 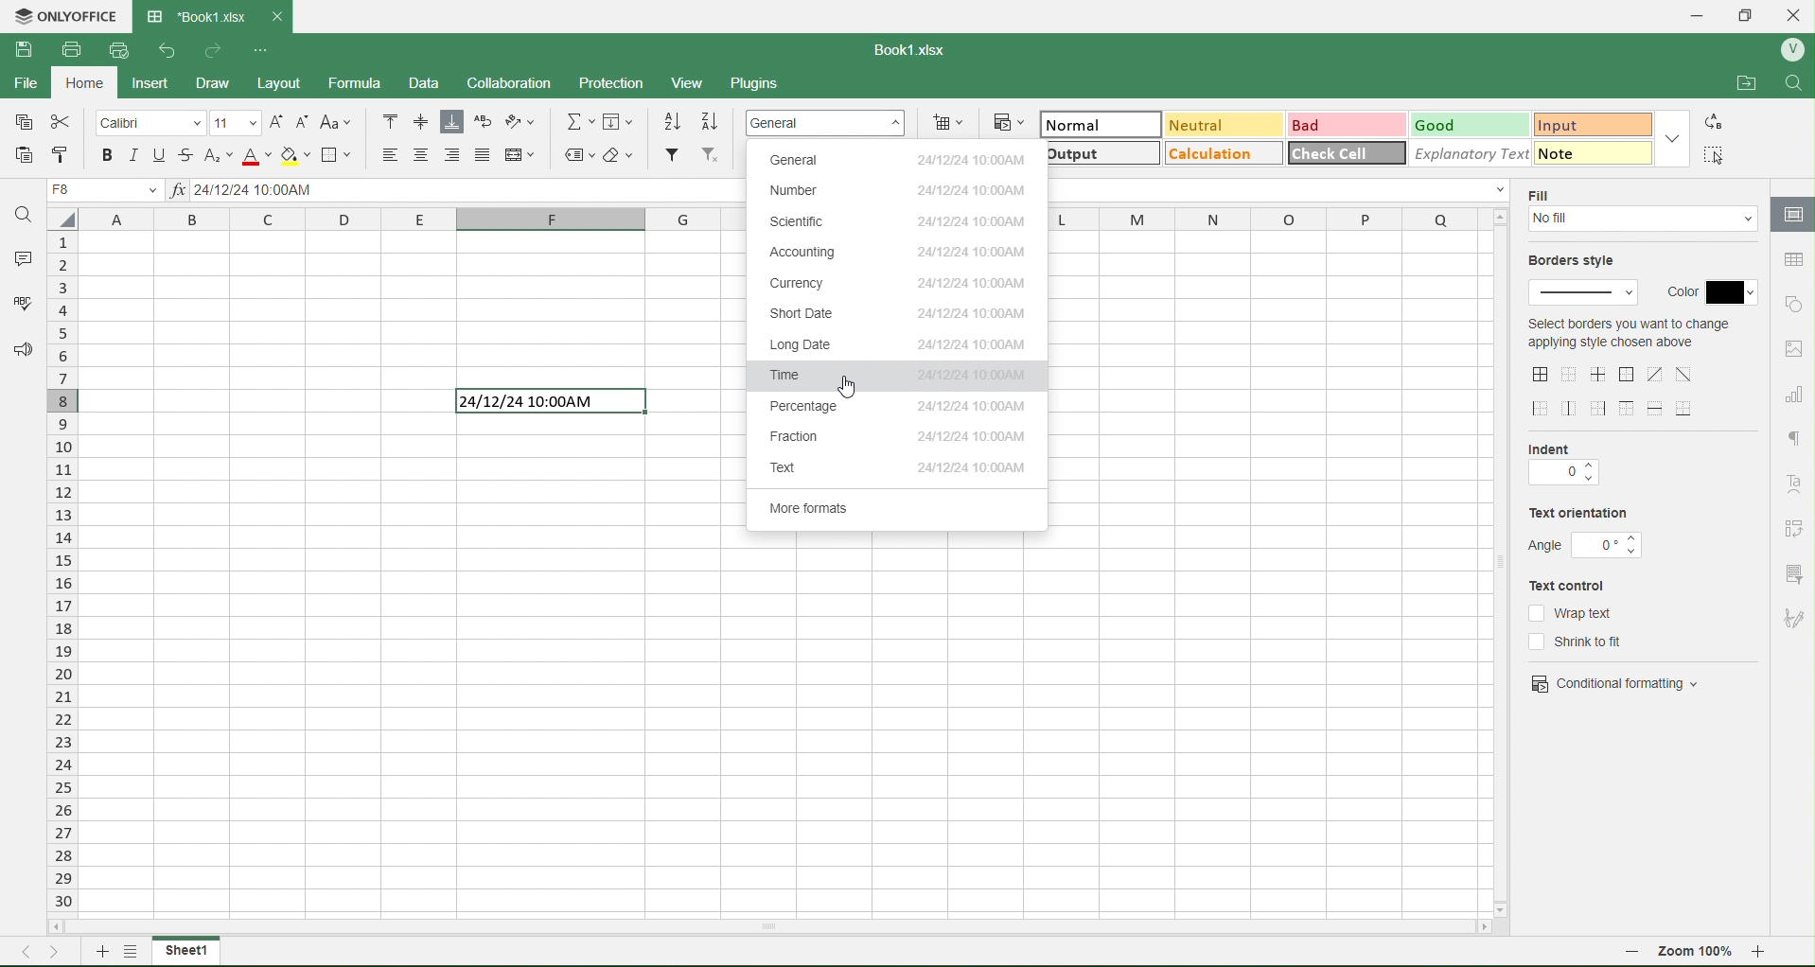 I want to click on *Book1.xlsx, so click(x=194, y=11).